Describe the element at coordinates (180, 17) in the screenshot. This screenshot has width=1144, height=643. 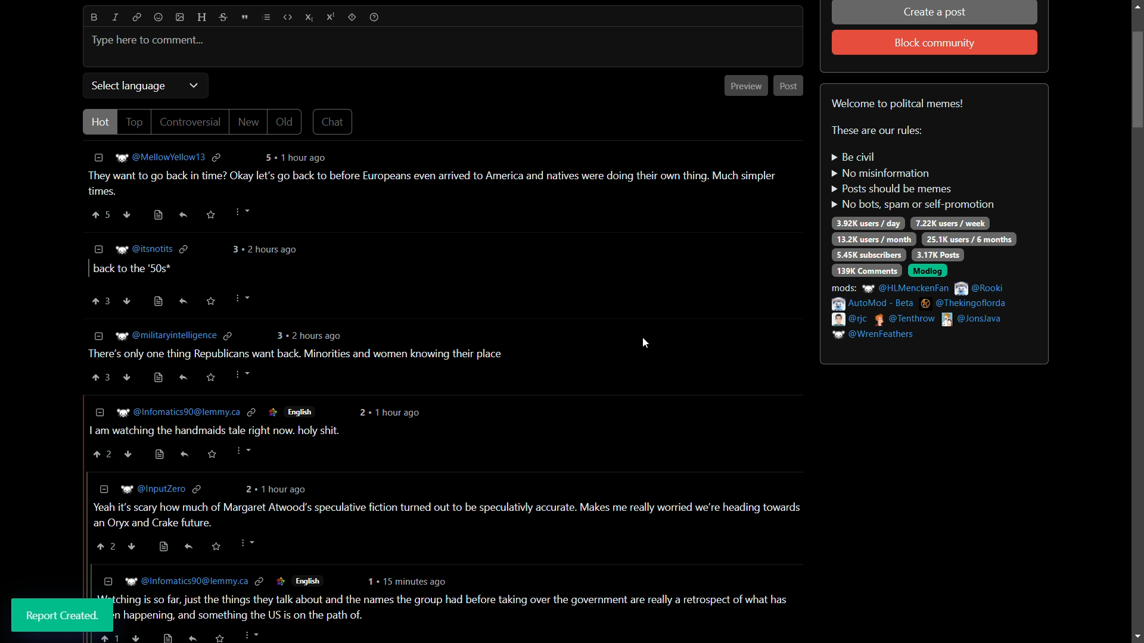
I see `image` at that location.